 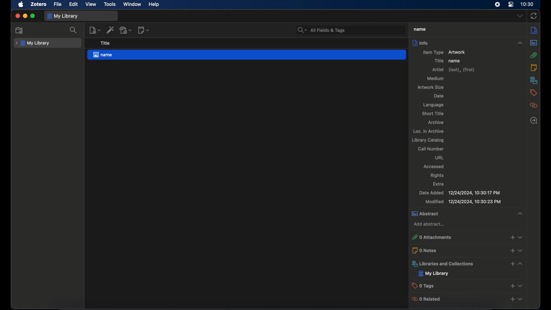 I want to click on view, so click(x=91, y=5).